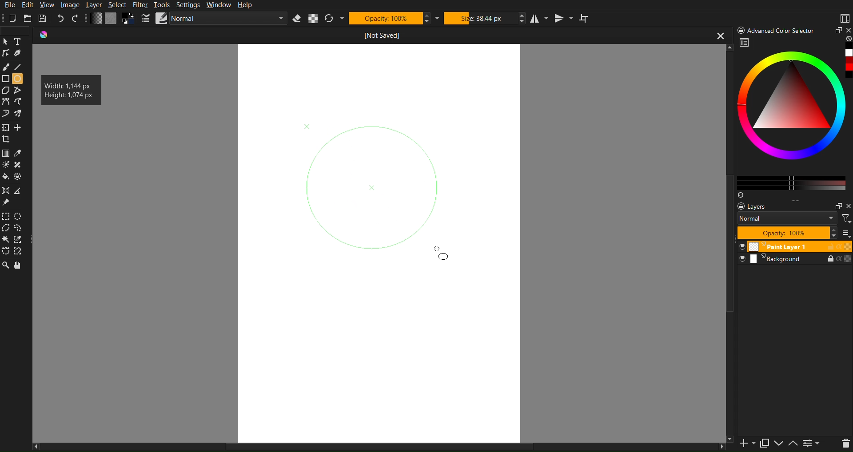 The width and height of the screenshot is (853, 452). I want to click on Color fill, so click(5, 178).